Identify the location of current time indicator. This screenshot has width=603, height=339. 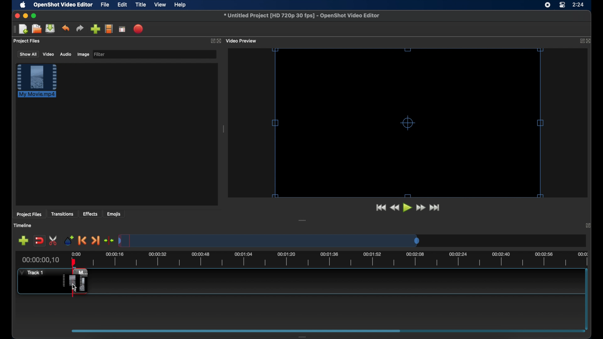
(40, 260).